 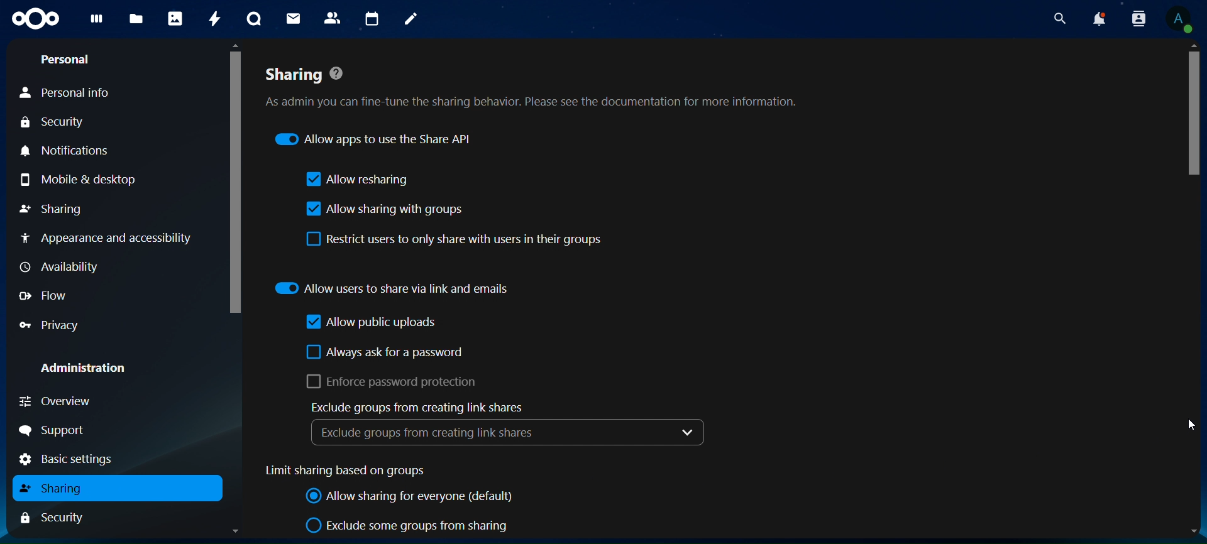 I want to click on sharing, so click(x=532, y=89).